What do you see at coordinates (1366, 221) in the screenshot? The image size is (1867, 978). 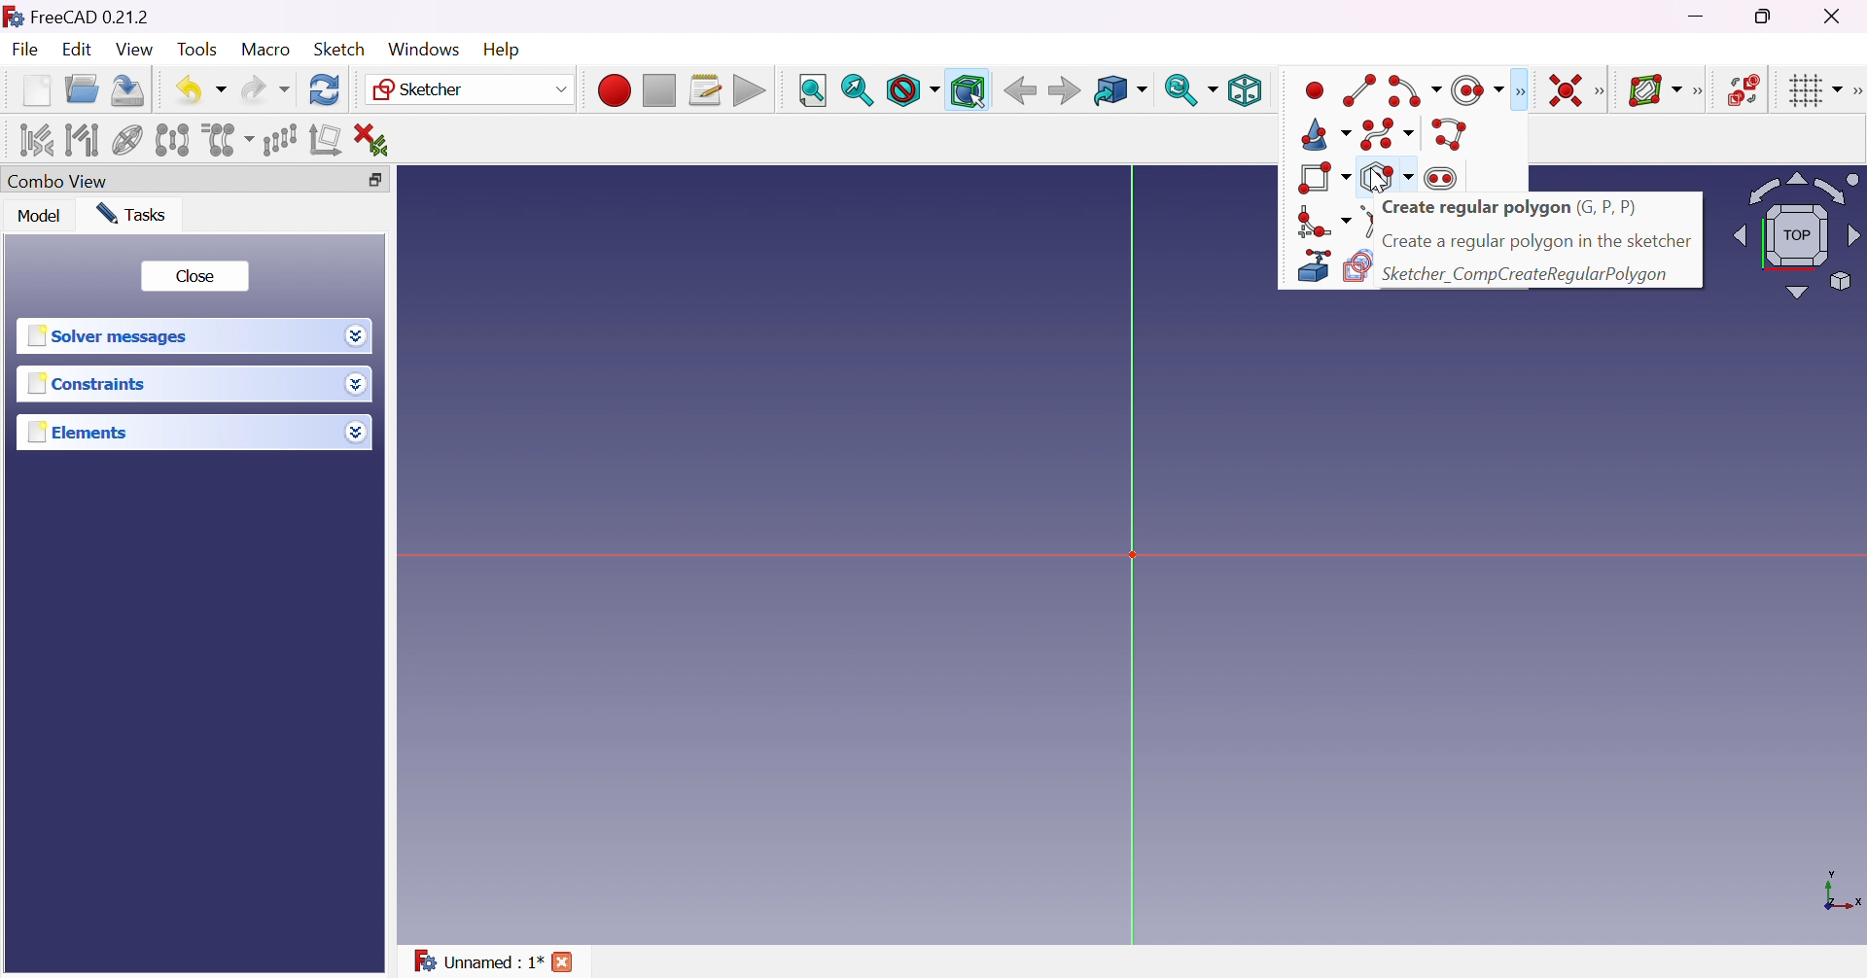 I see `Trim edge` at bounding box center [1366, 221].